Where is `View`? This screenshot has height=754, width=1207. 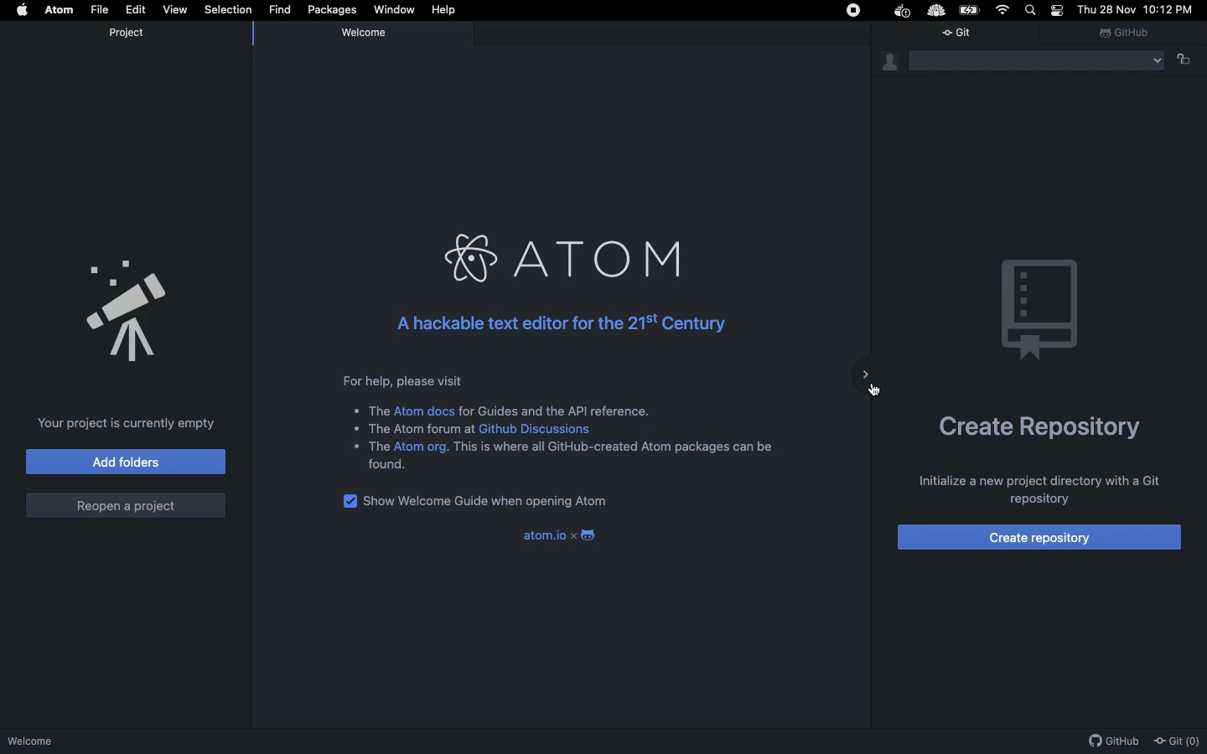 View is located at coordinates (177, 11).